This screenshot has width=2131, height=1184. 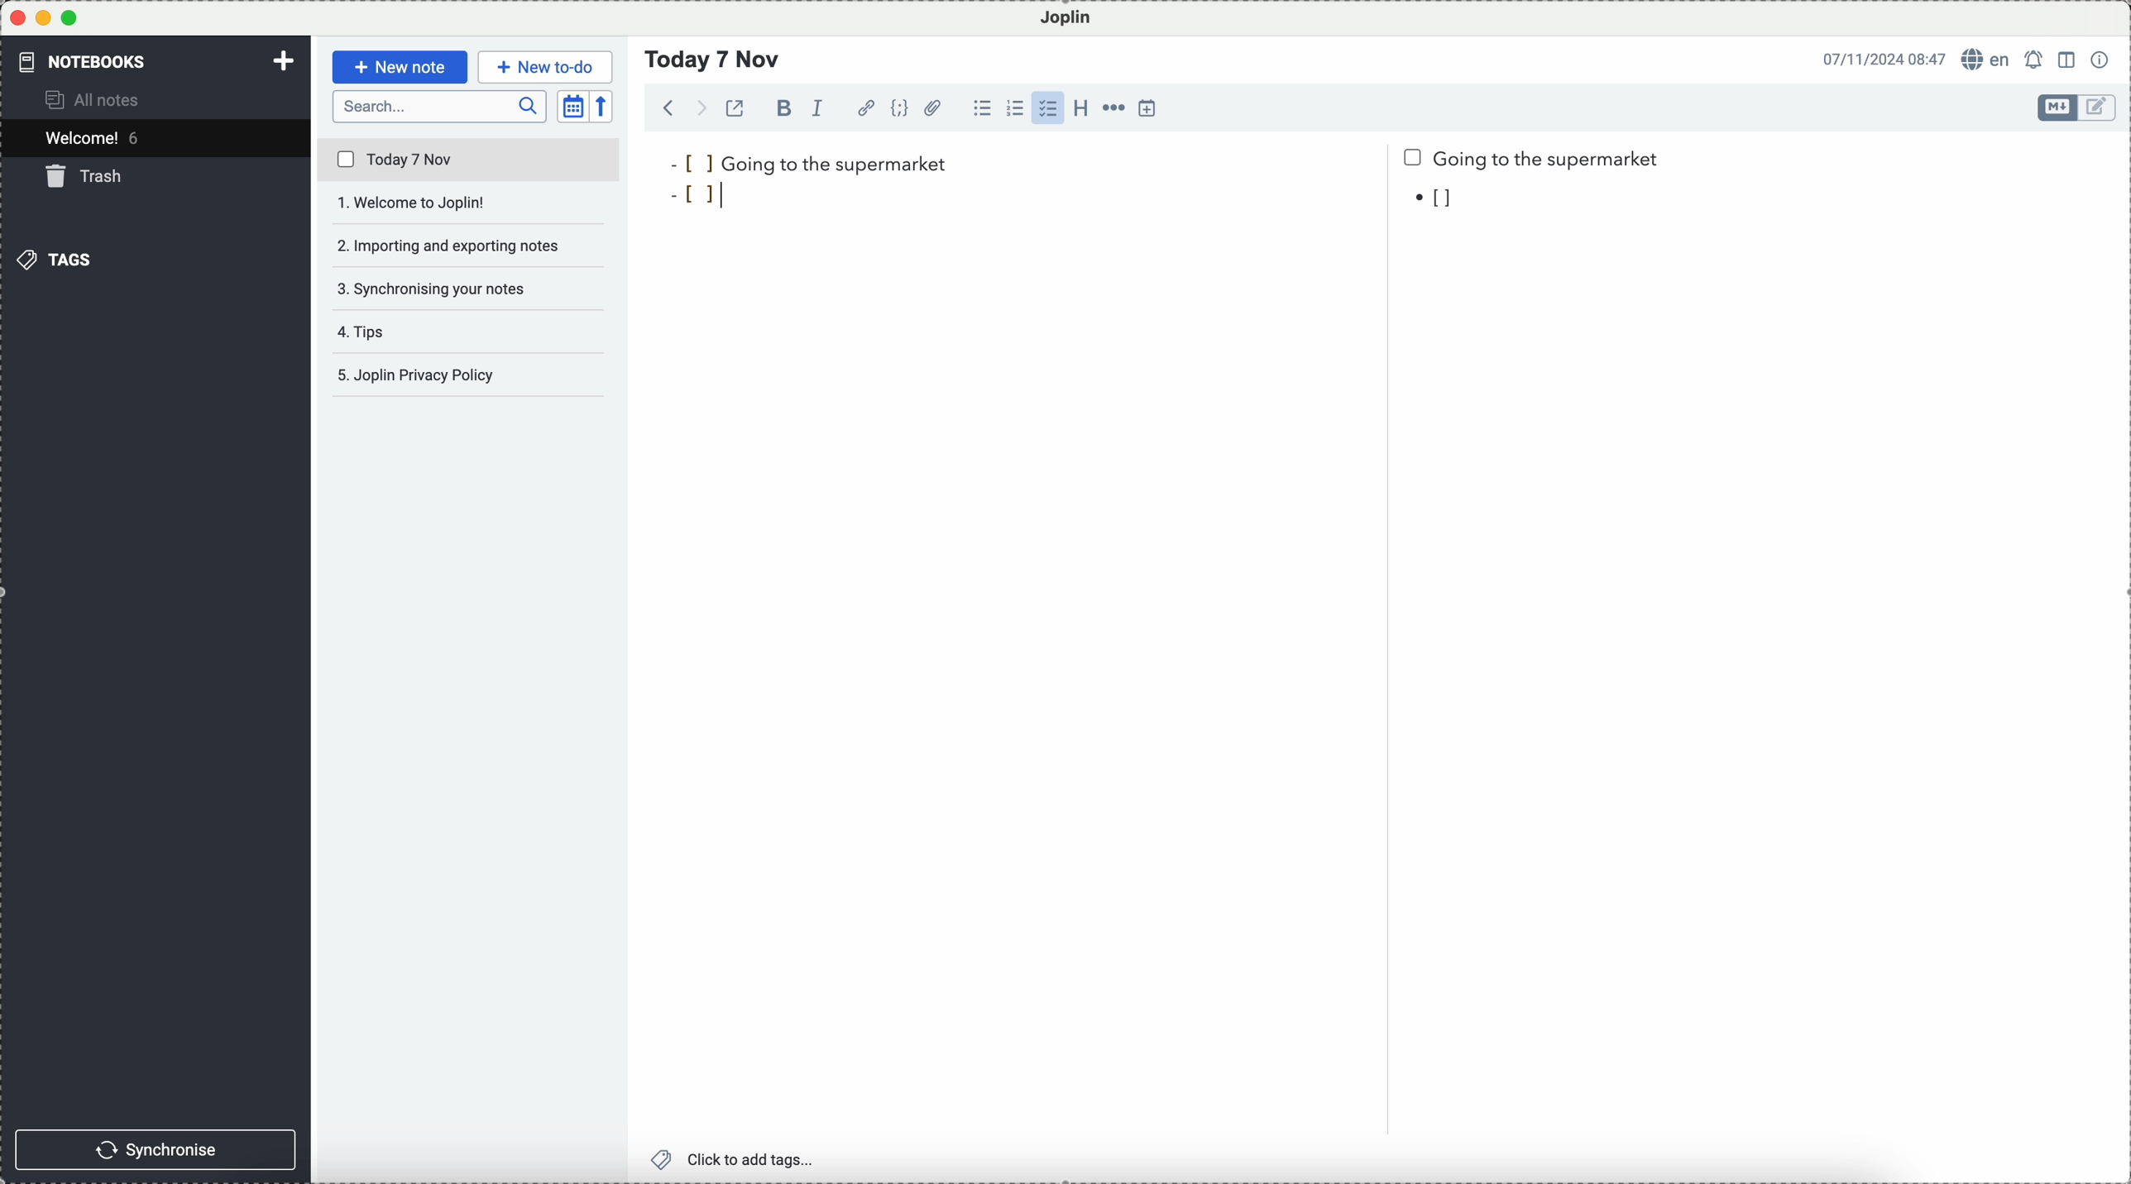 I want to click on going to the supermarket check box, so click(x=1535, y=160).